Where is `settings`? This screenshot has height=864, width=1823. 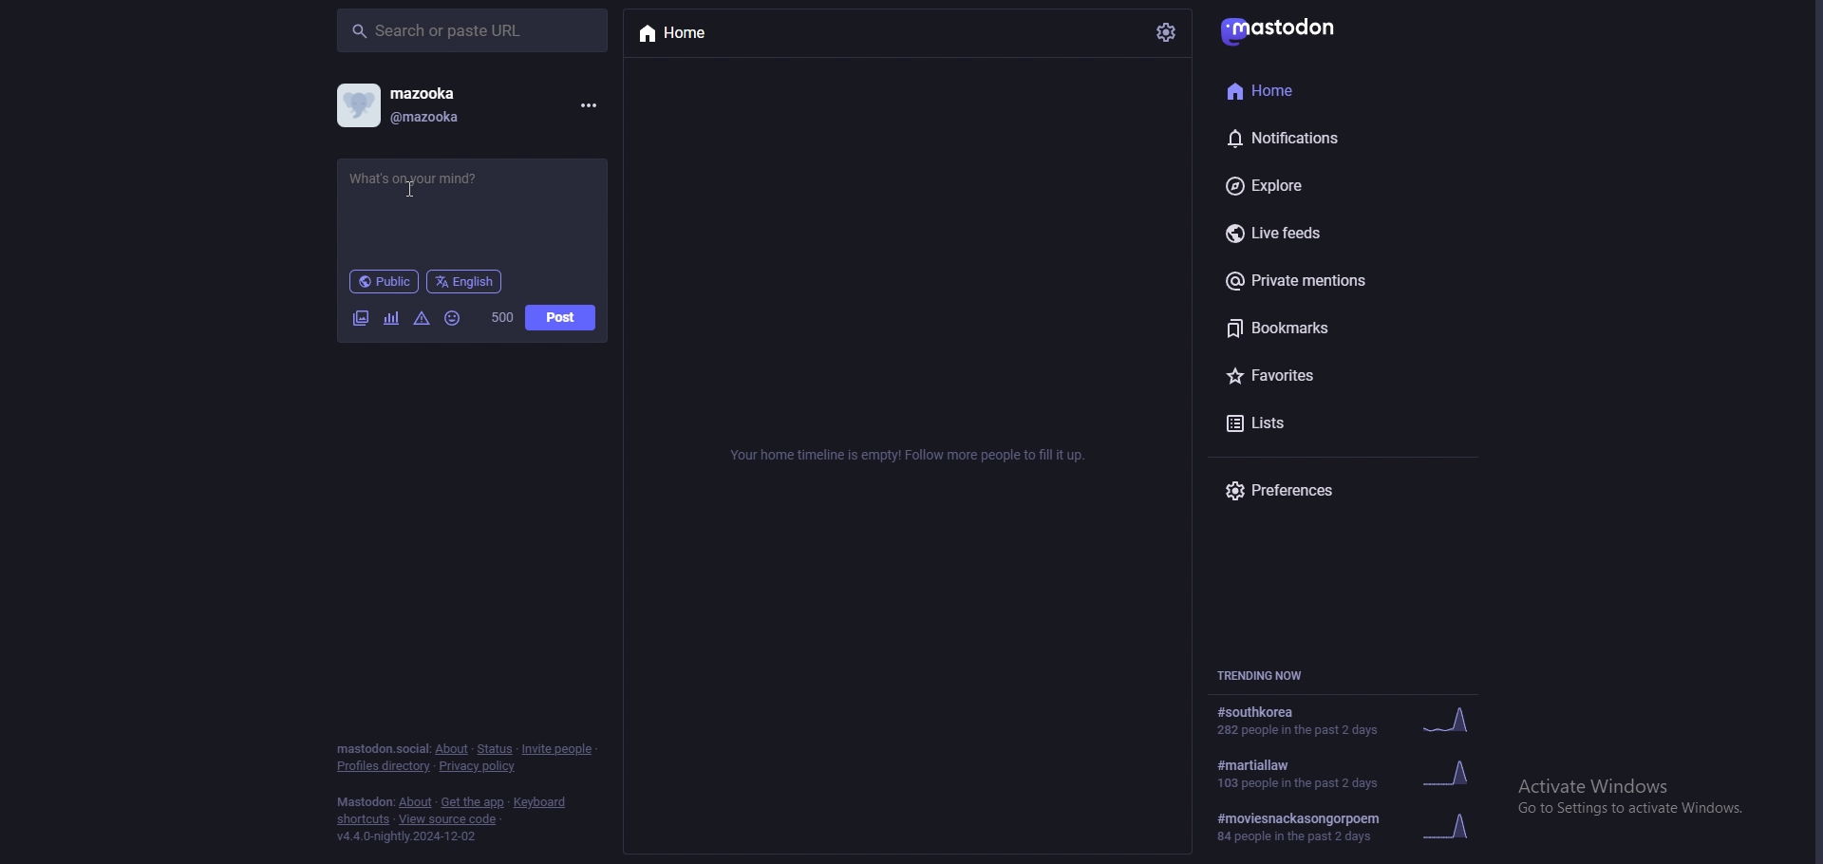
settings is located at coordinates (1166, 31).